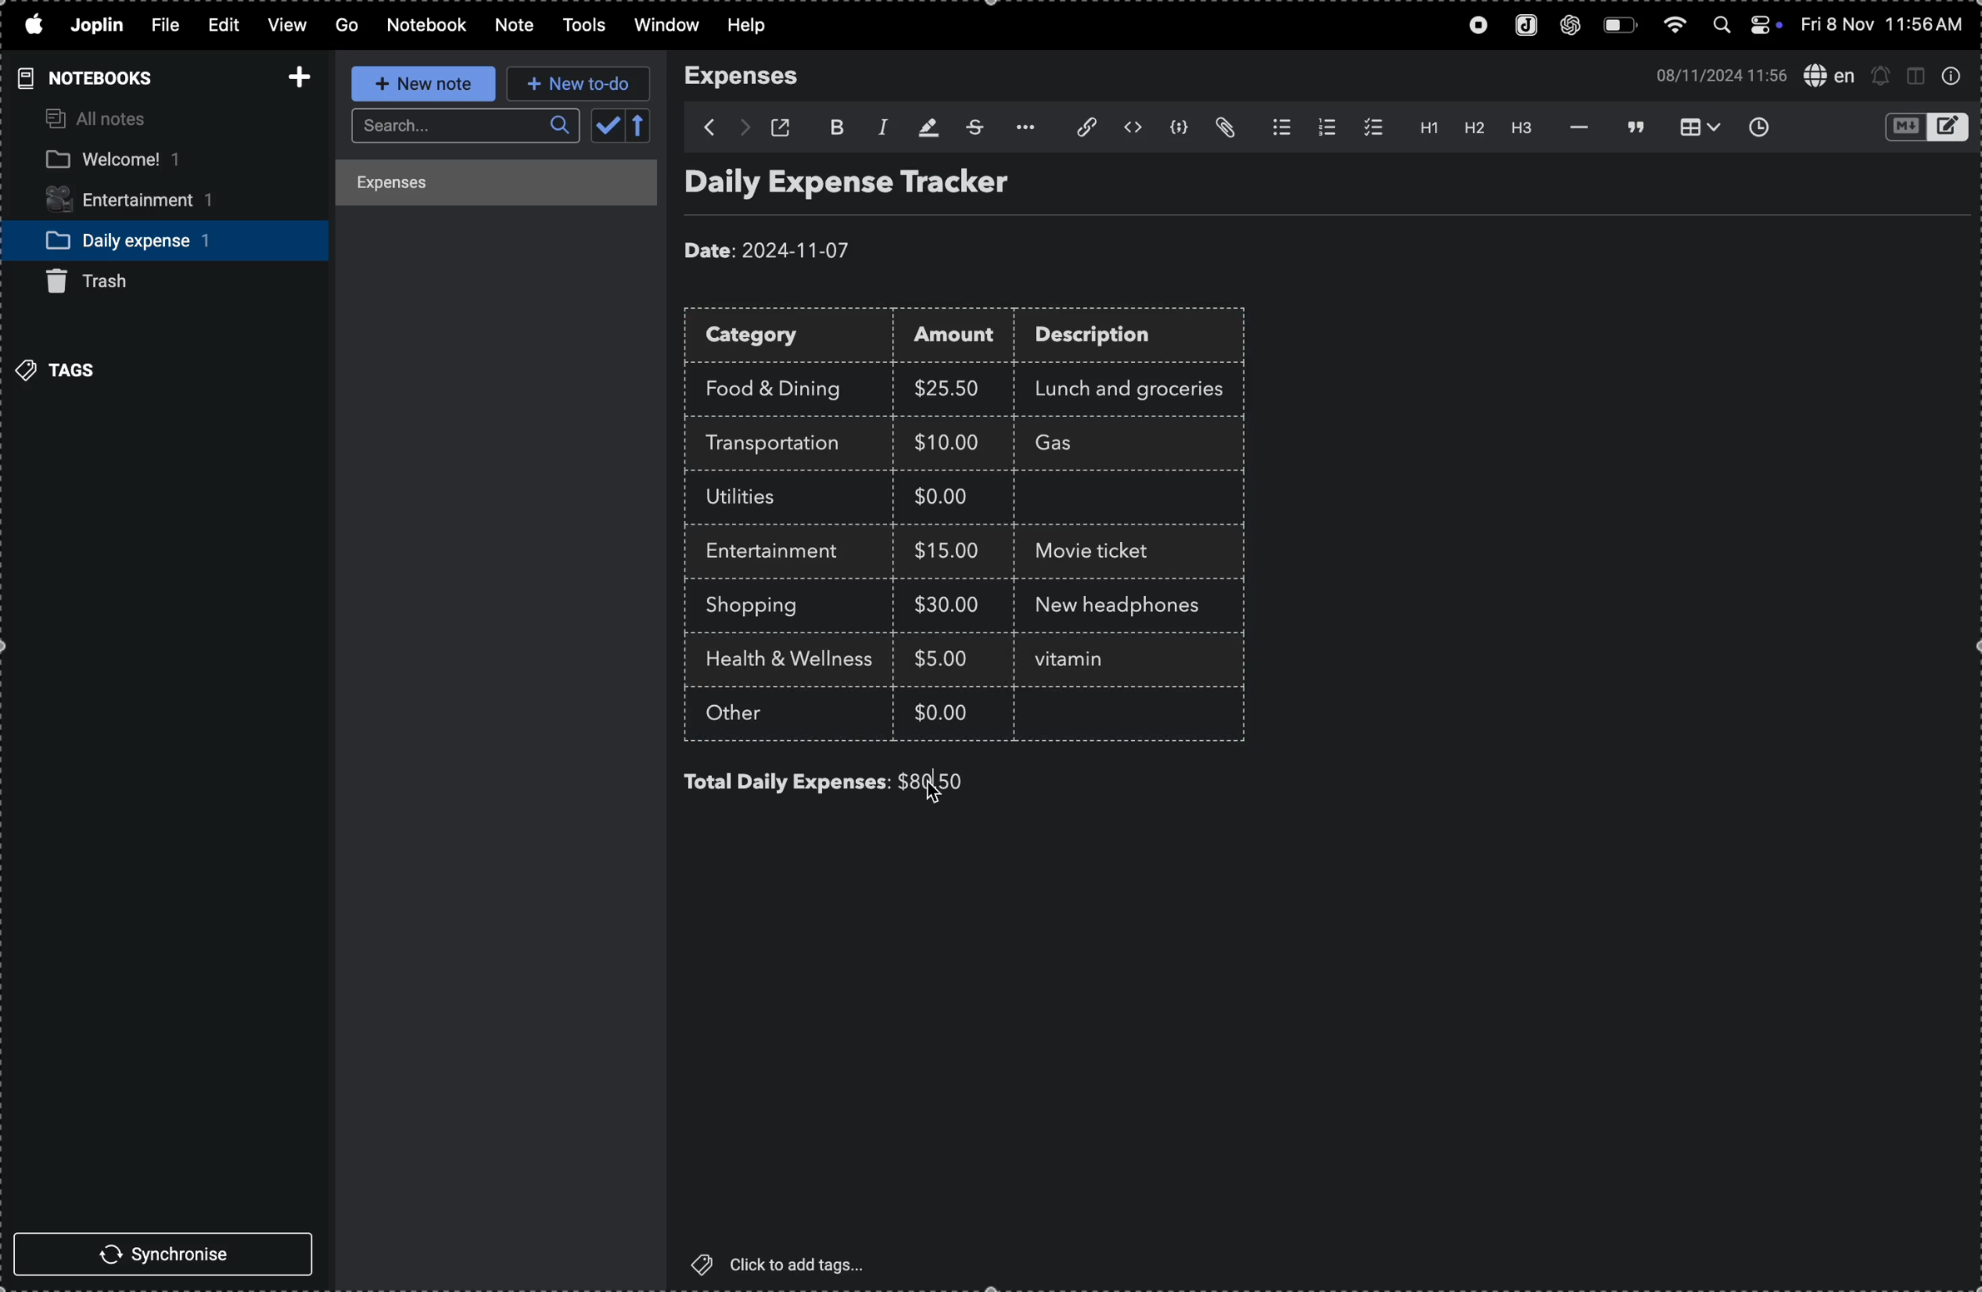 This screenshot has width=1982, height=1292. I want to click on table view, so click(1692, 127).